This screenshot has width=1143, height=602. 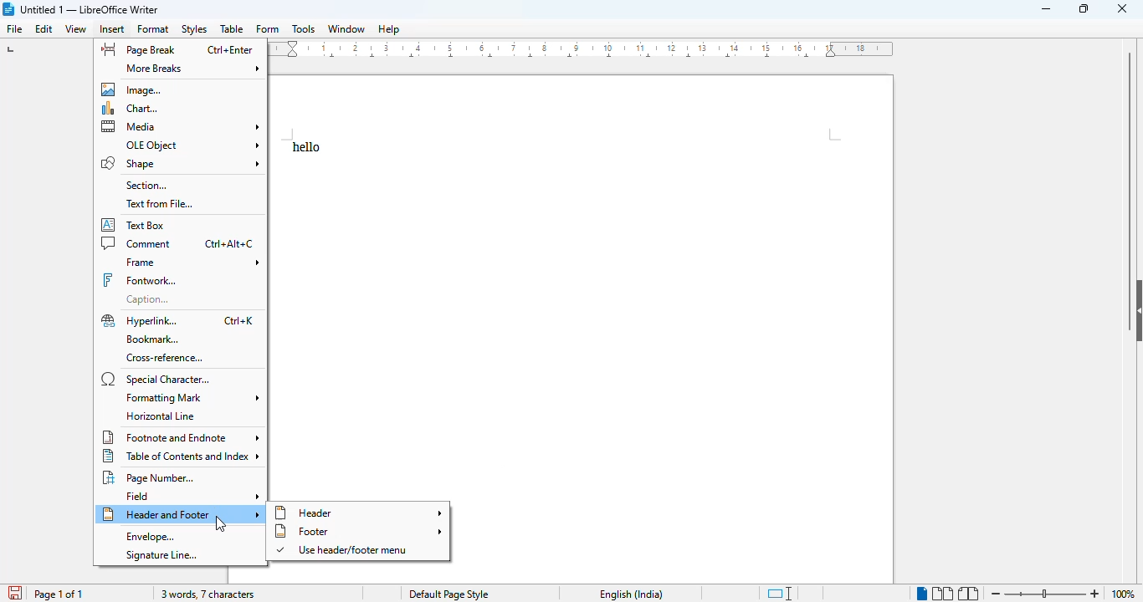 I want to click on book view, so click(x=969, y=594).